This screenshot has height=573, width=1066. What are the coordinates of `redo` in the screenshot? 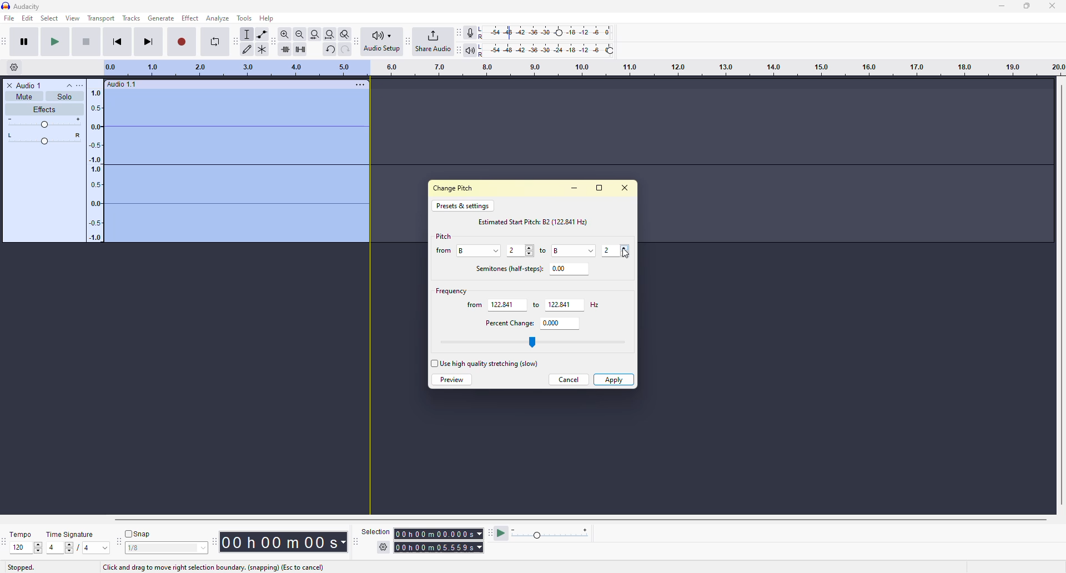 It's located at (345, 49).